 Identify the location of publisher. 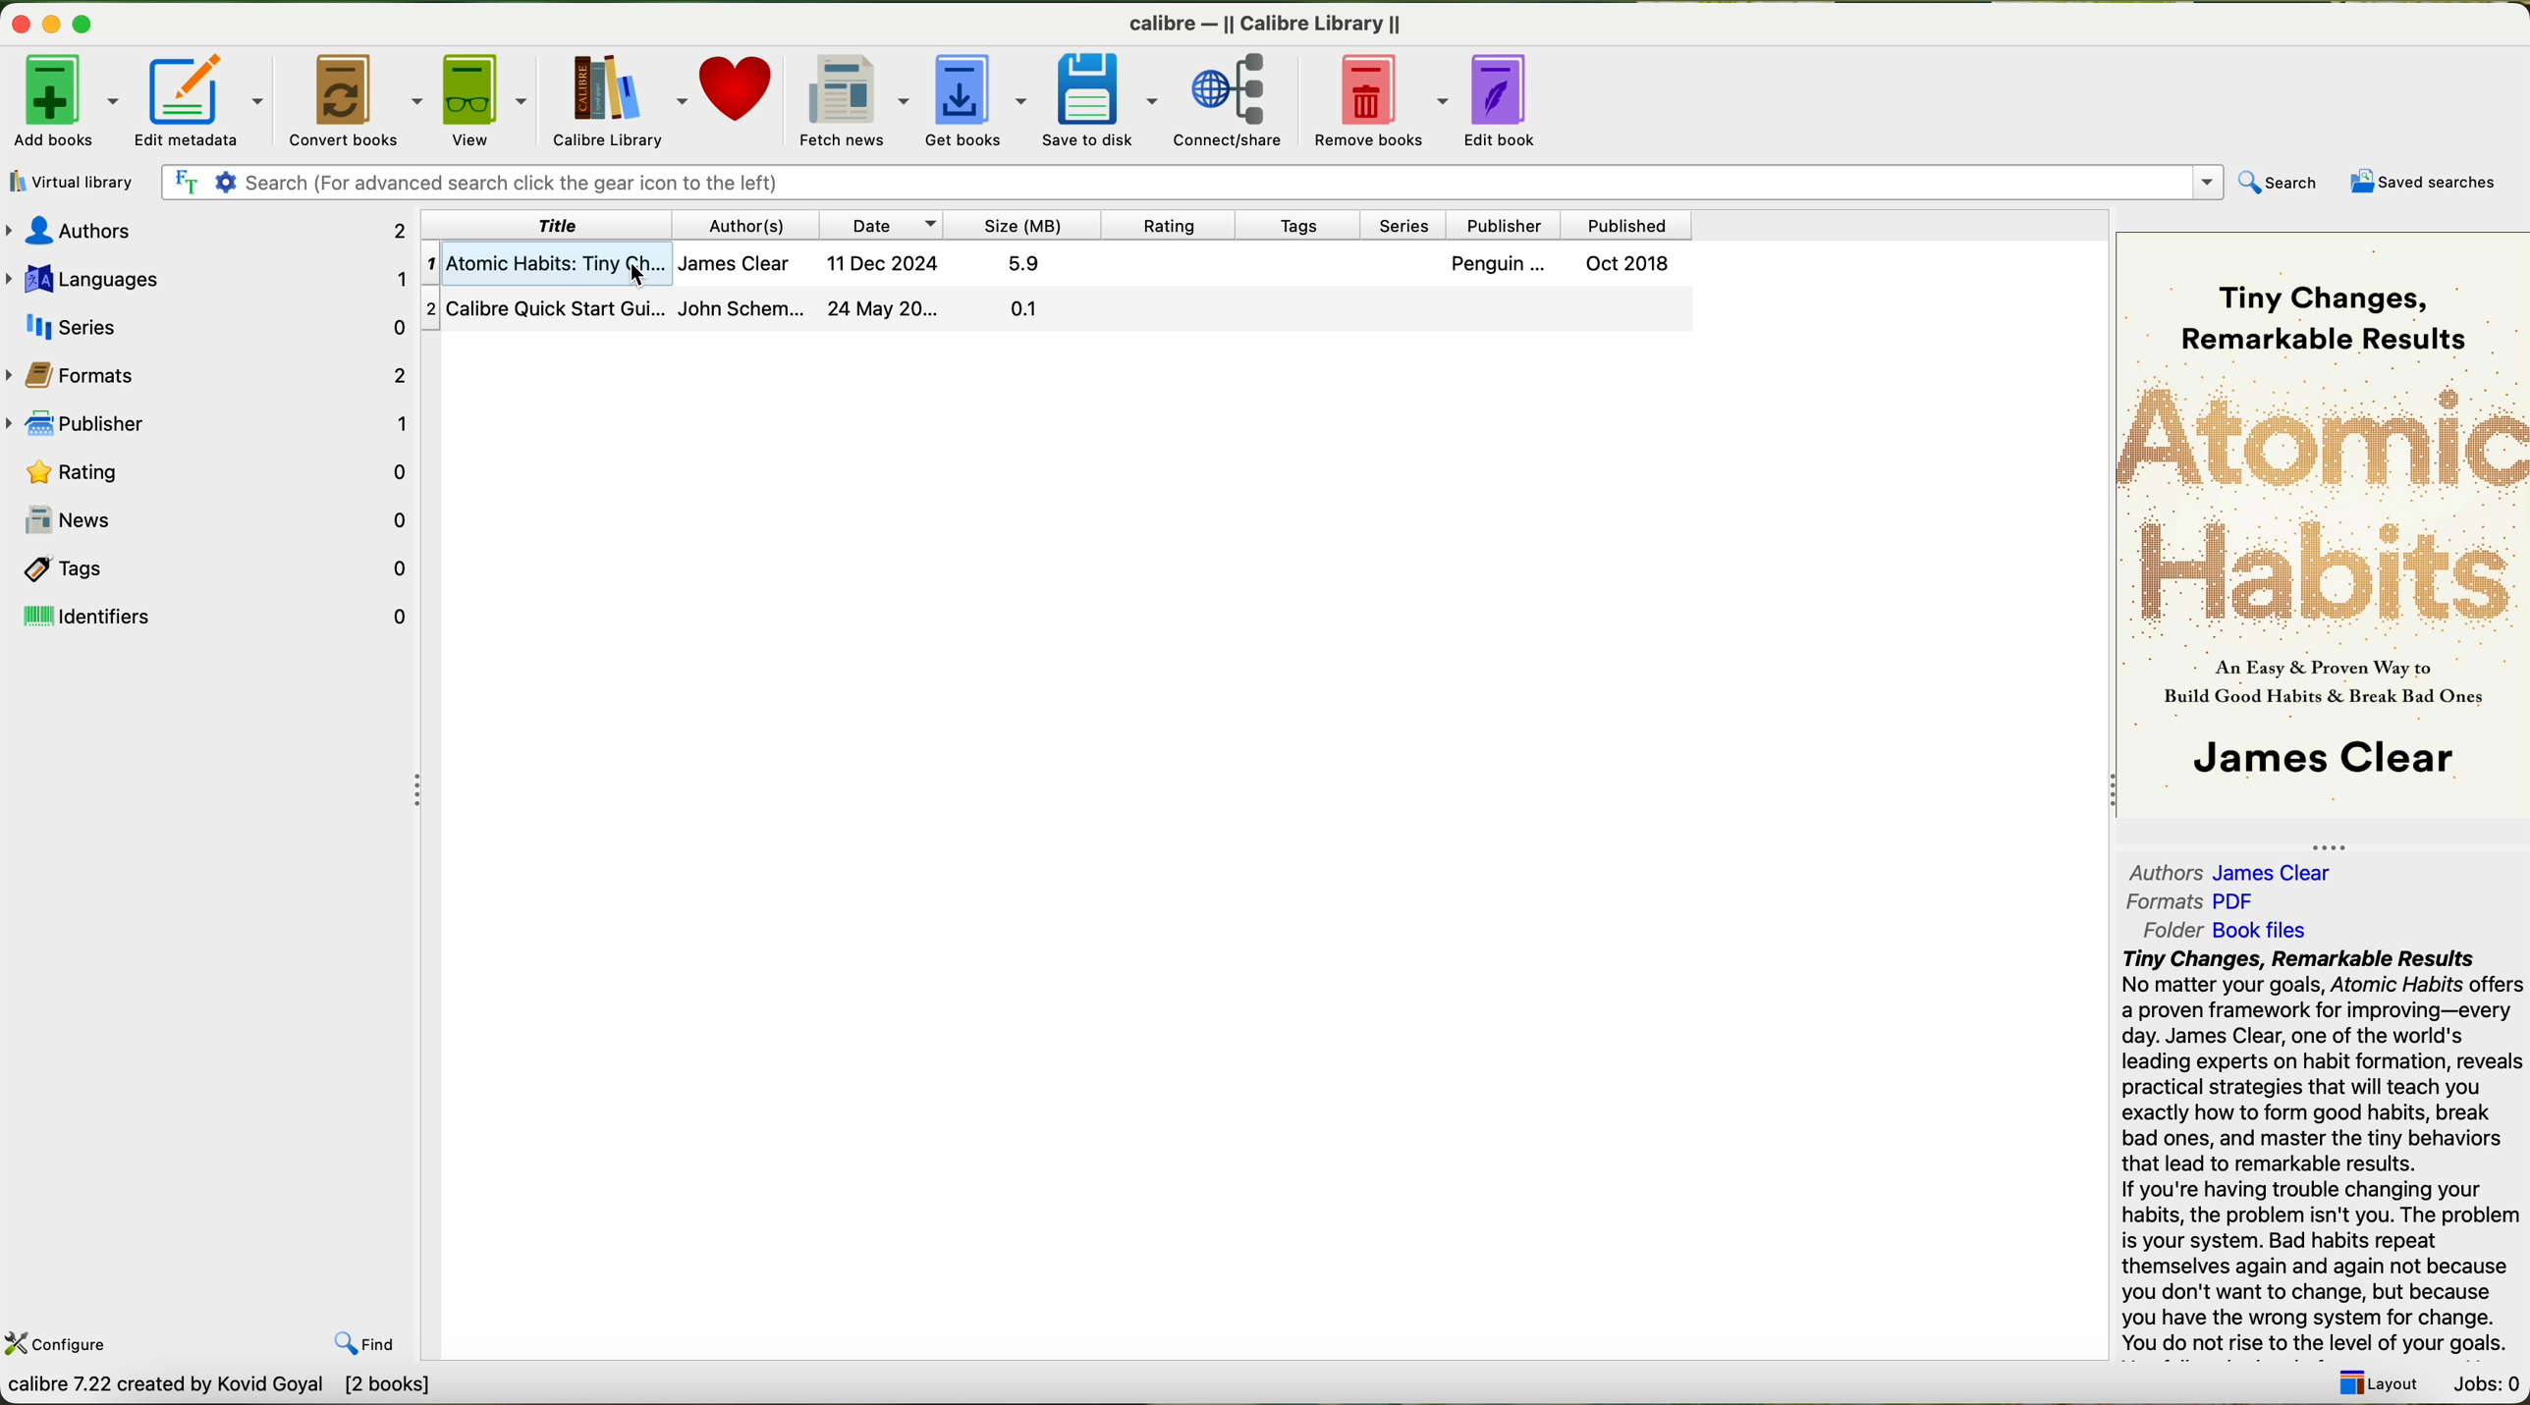
(212, 421).